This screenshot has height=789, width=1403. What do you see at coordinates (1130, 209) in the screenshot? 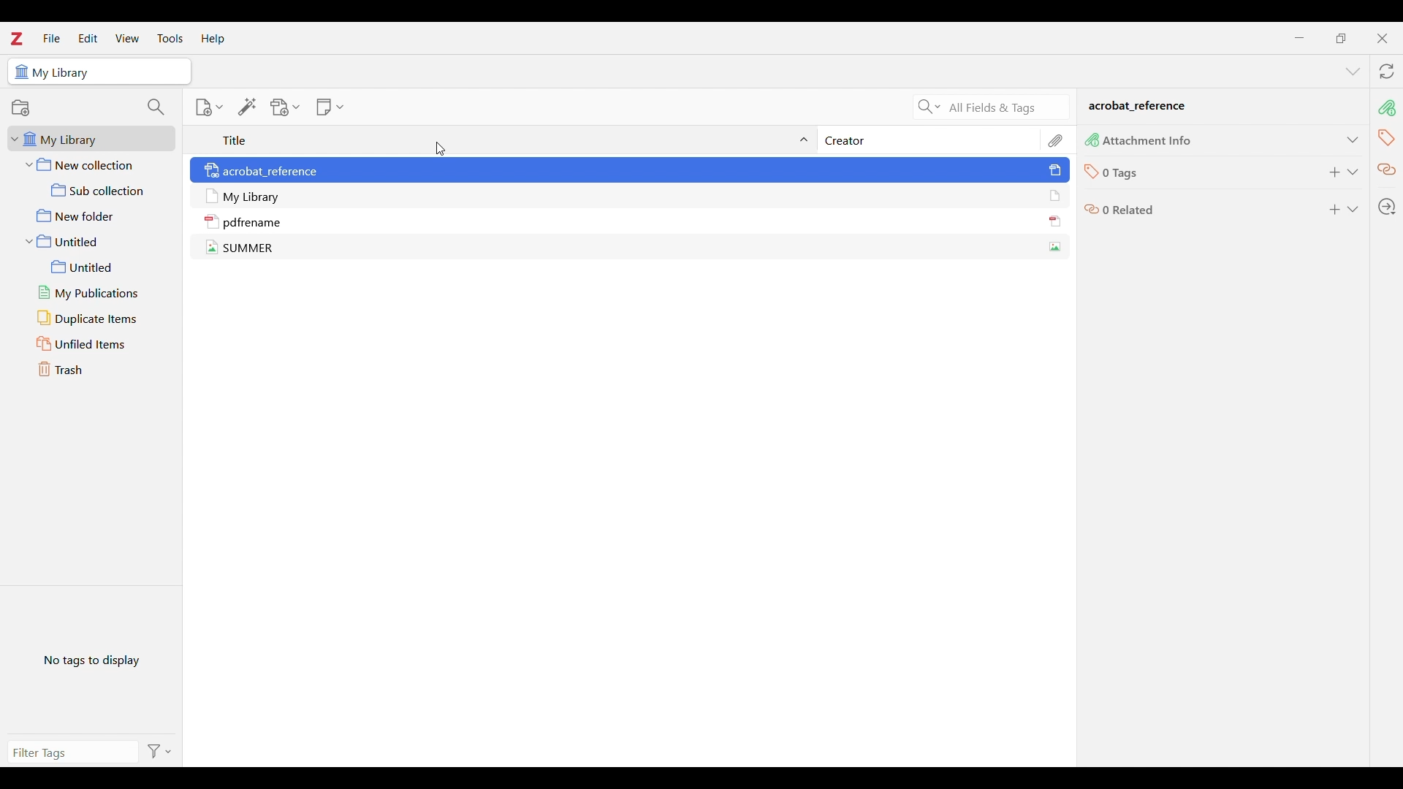
I see `0 Related` at bounding box center [1130, 209].